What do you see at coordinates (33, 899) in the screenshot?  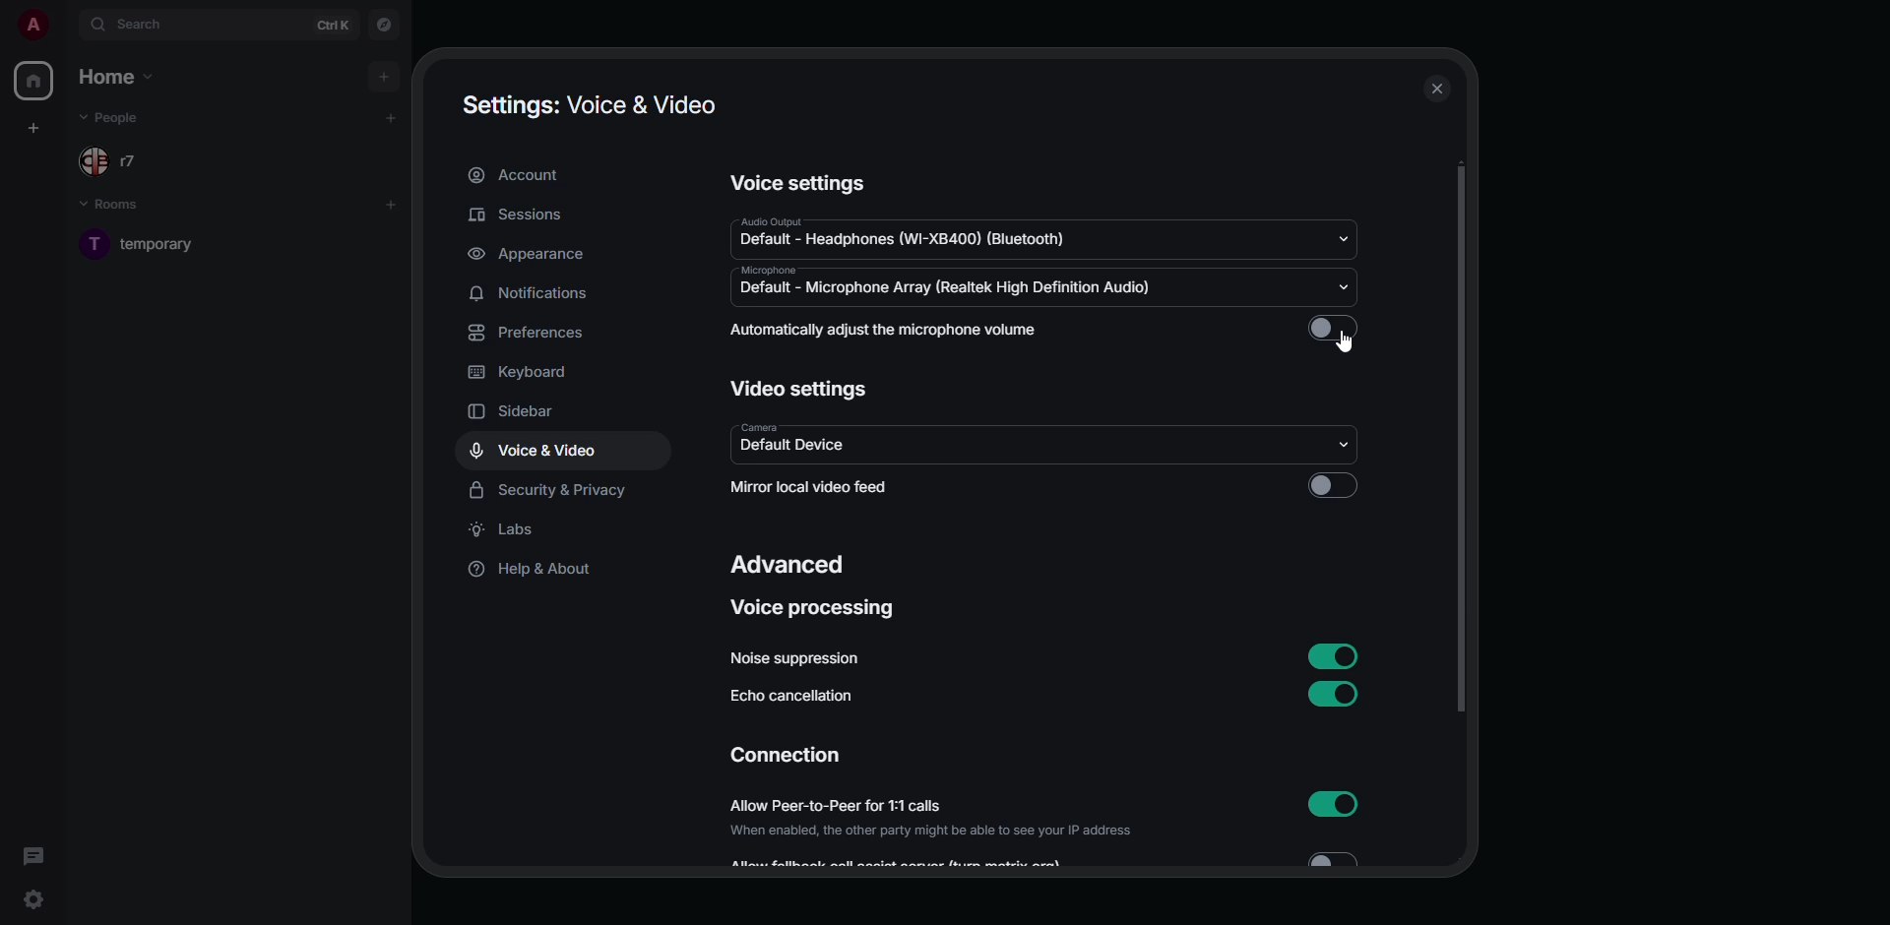 I see `settings` at bounding box center [33, 899].